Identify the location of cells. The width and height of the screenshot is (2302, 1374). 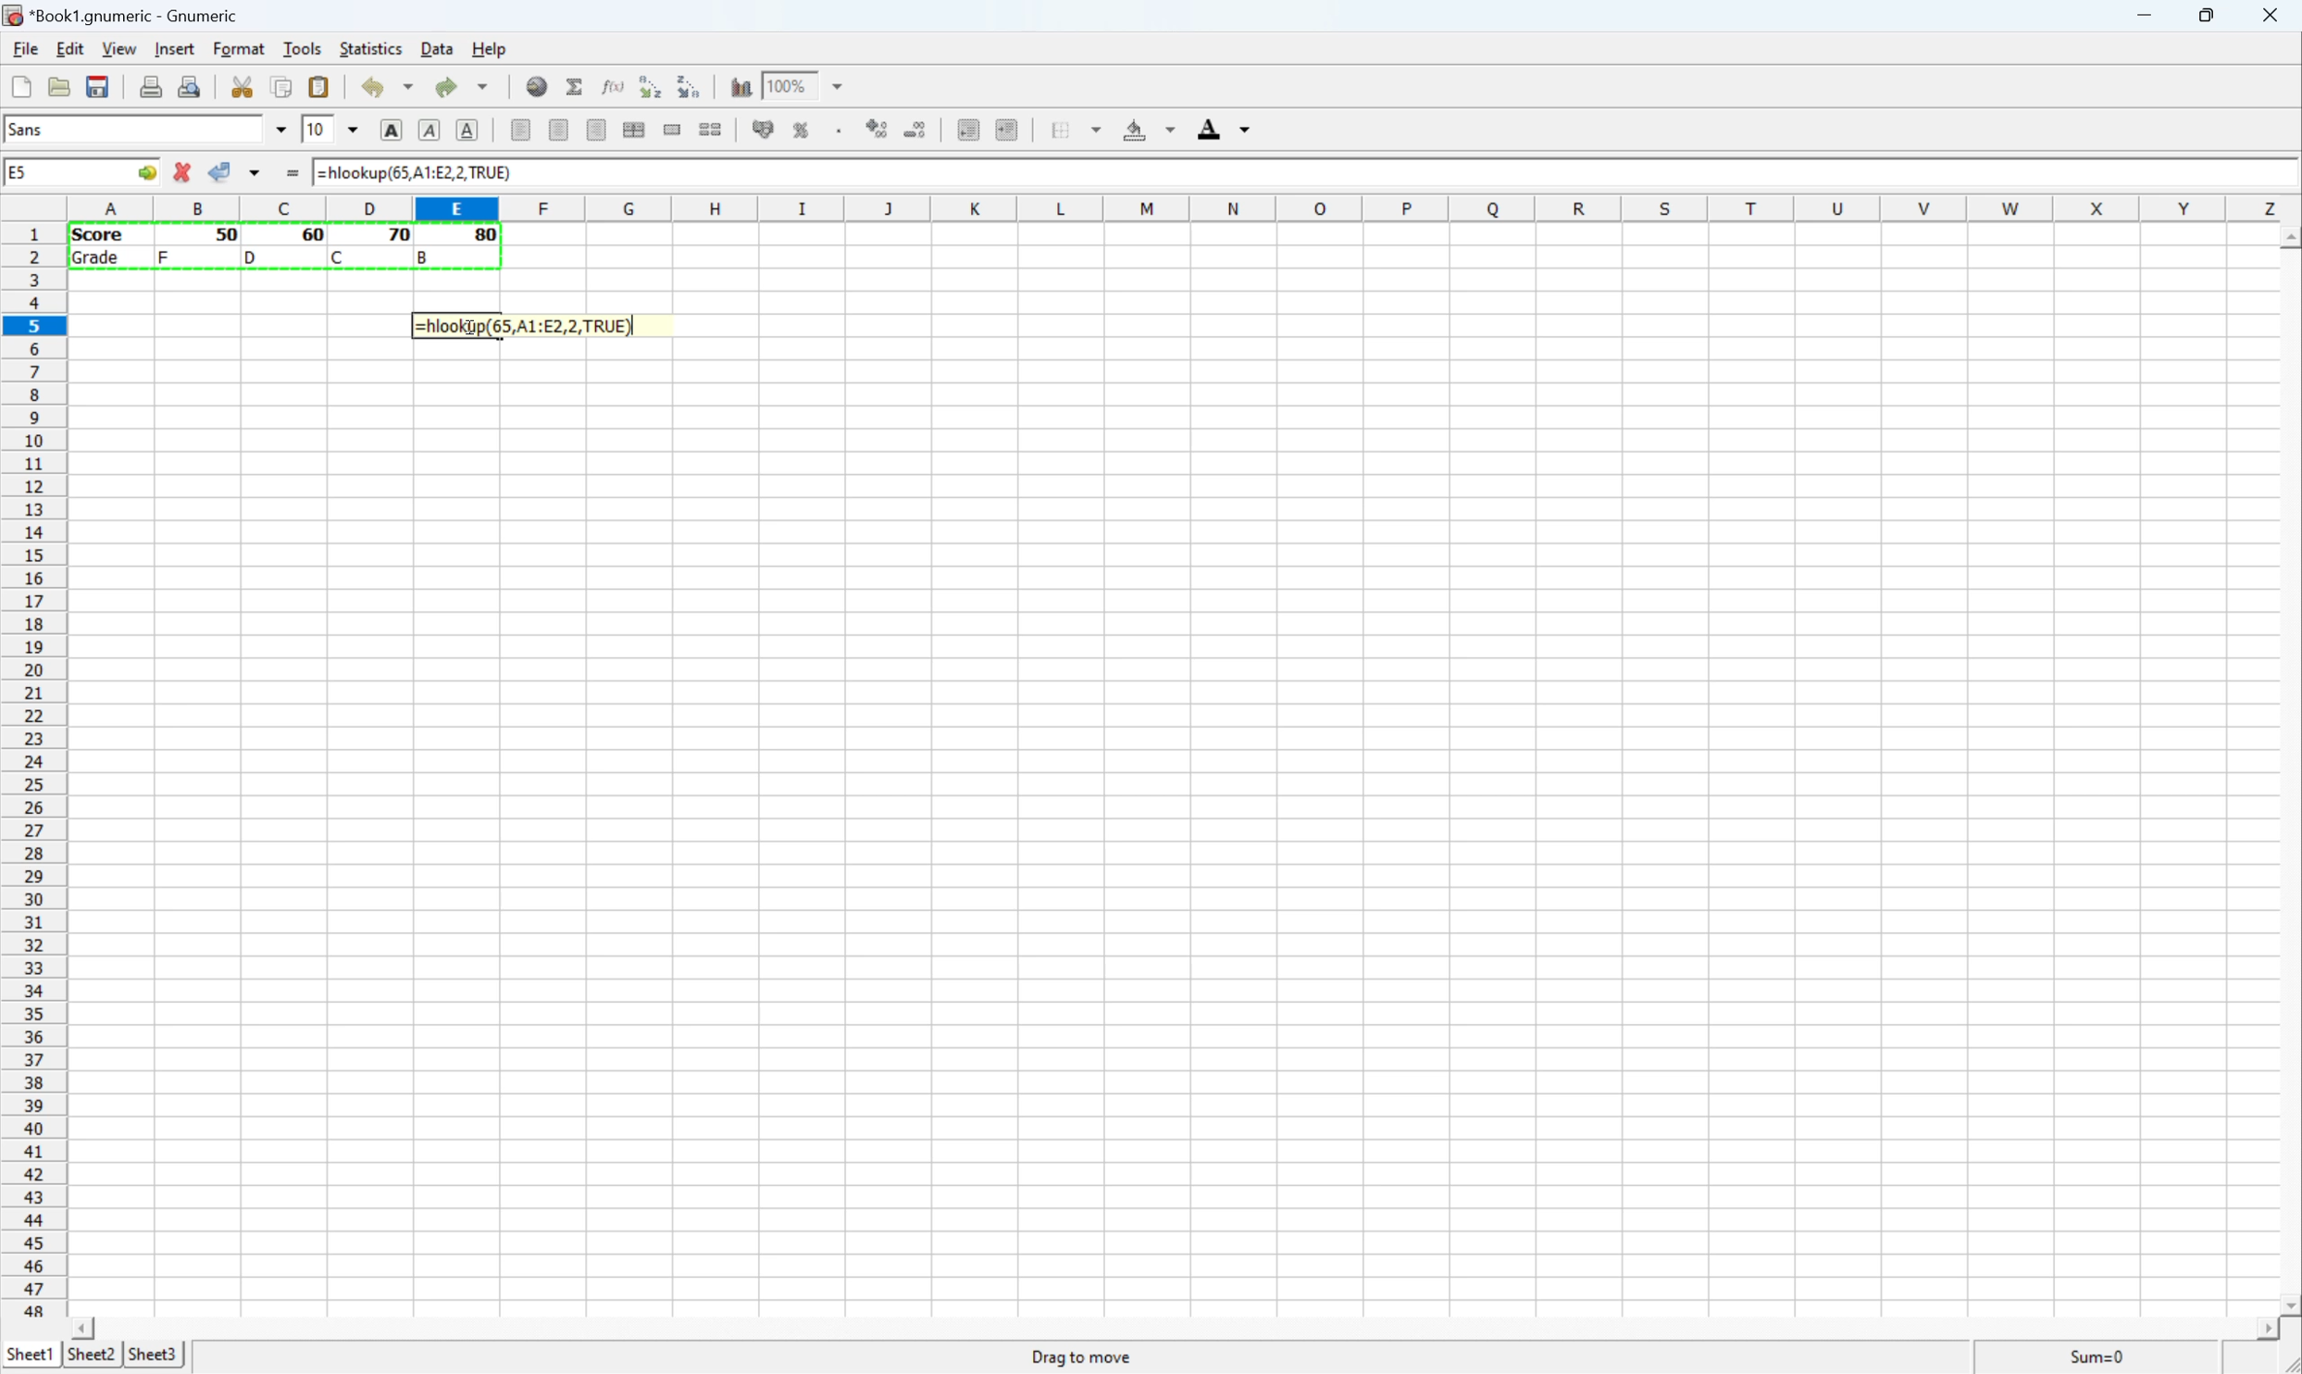
(1472, 327).